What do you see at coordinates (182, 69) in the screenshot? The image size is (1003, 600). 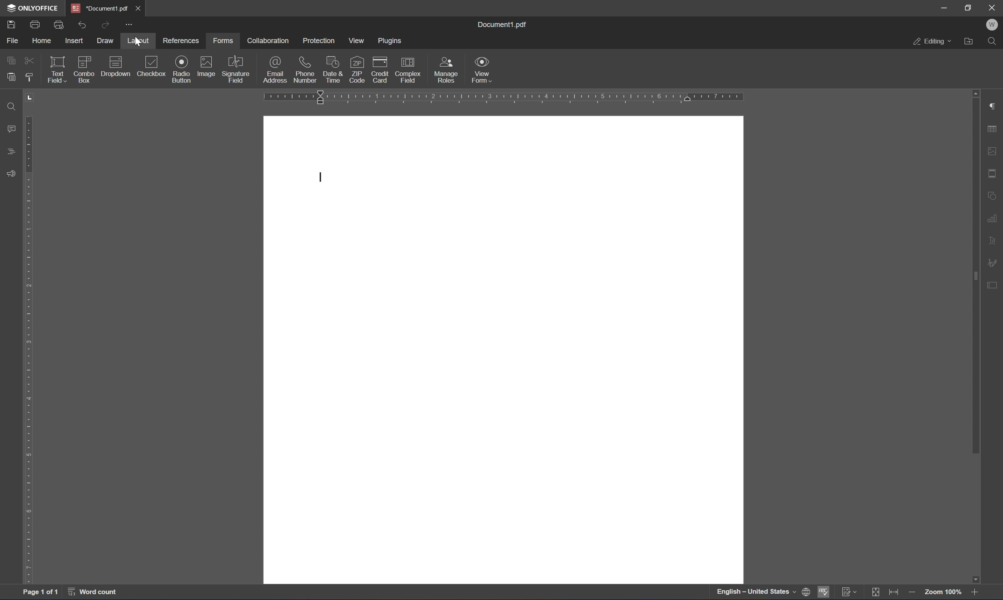 I see `radio button` at bounding box center [182, 69].